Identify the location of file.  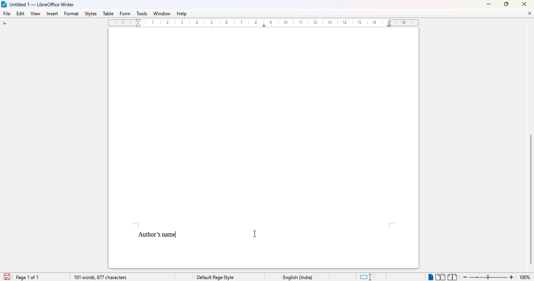
(6, 13).